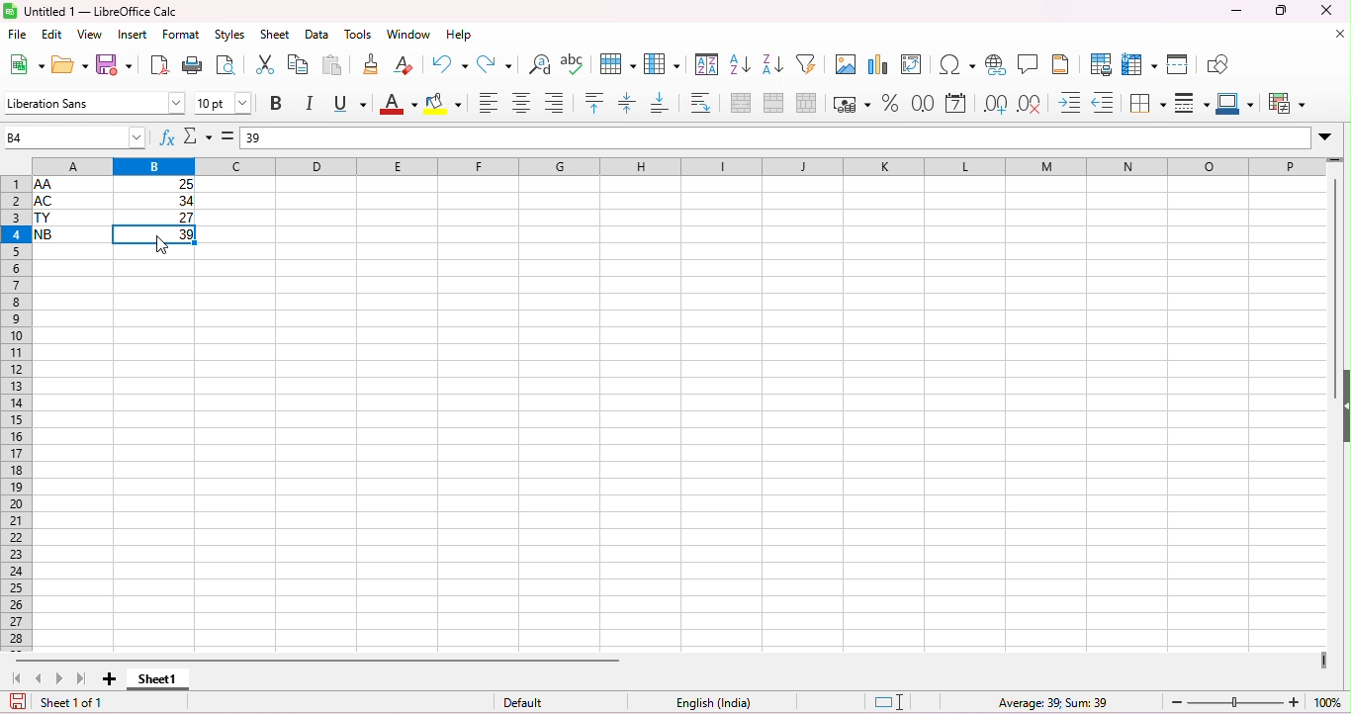 This screenshot has height=714, width=1351. I want to click on column headings, so click(673, 165).